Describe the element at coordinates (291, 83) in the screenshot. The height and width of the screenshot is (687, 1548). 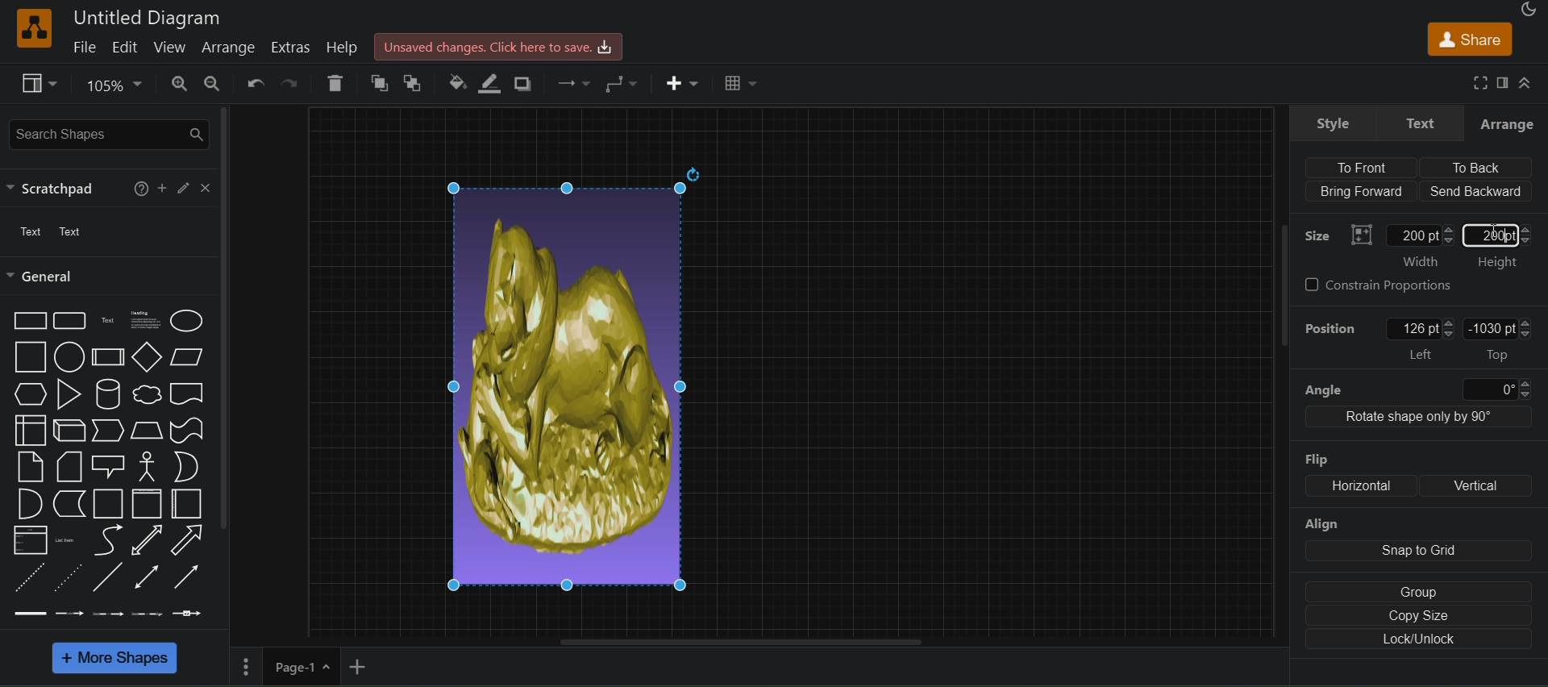
I see `redo` at that location.